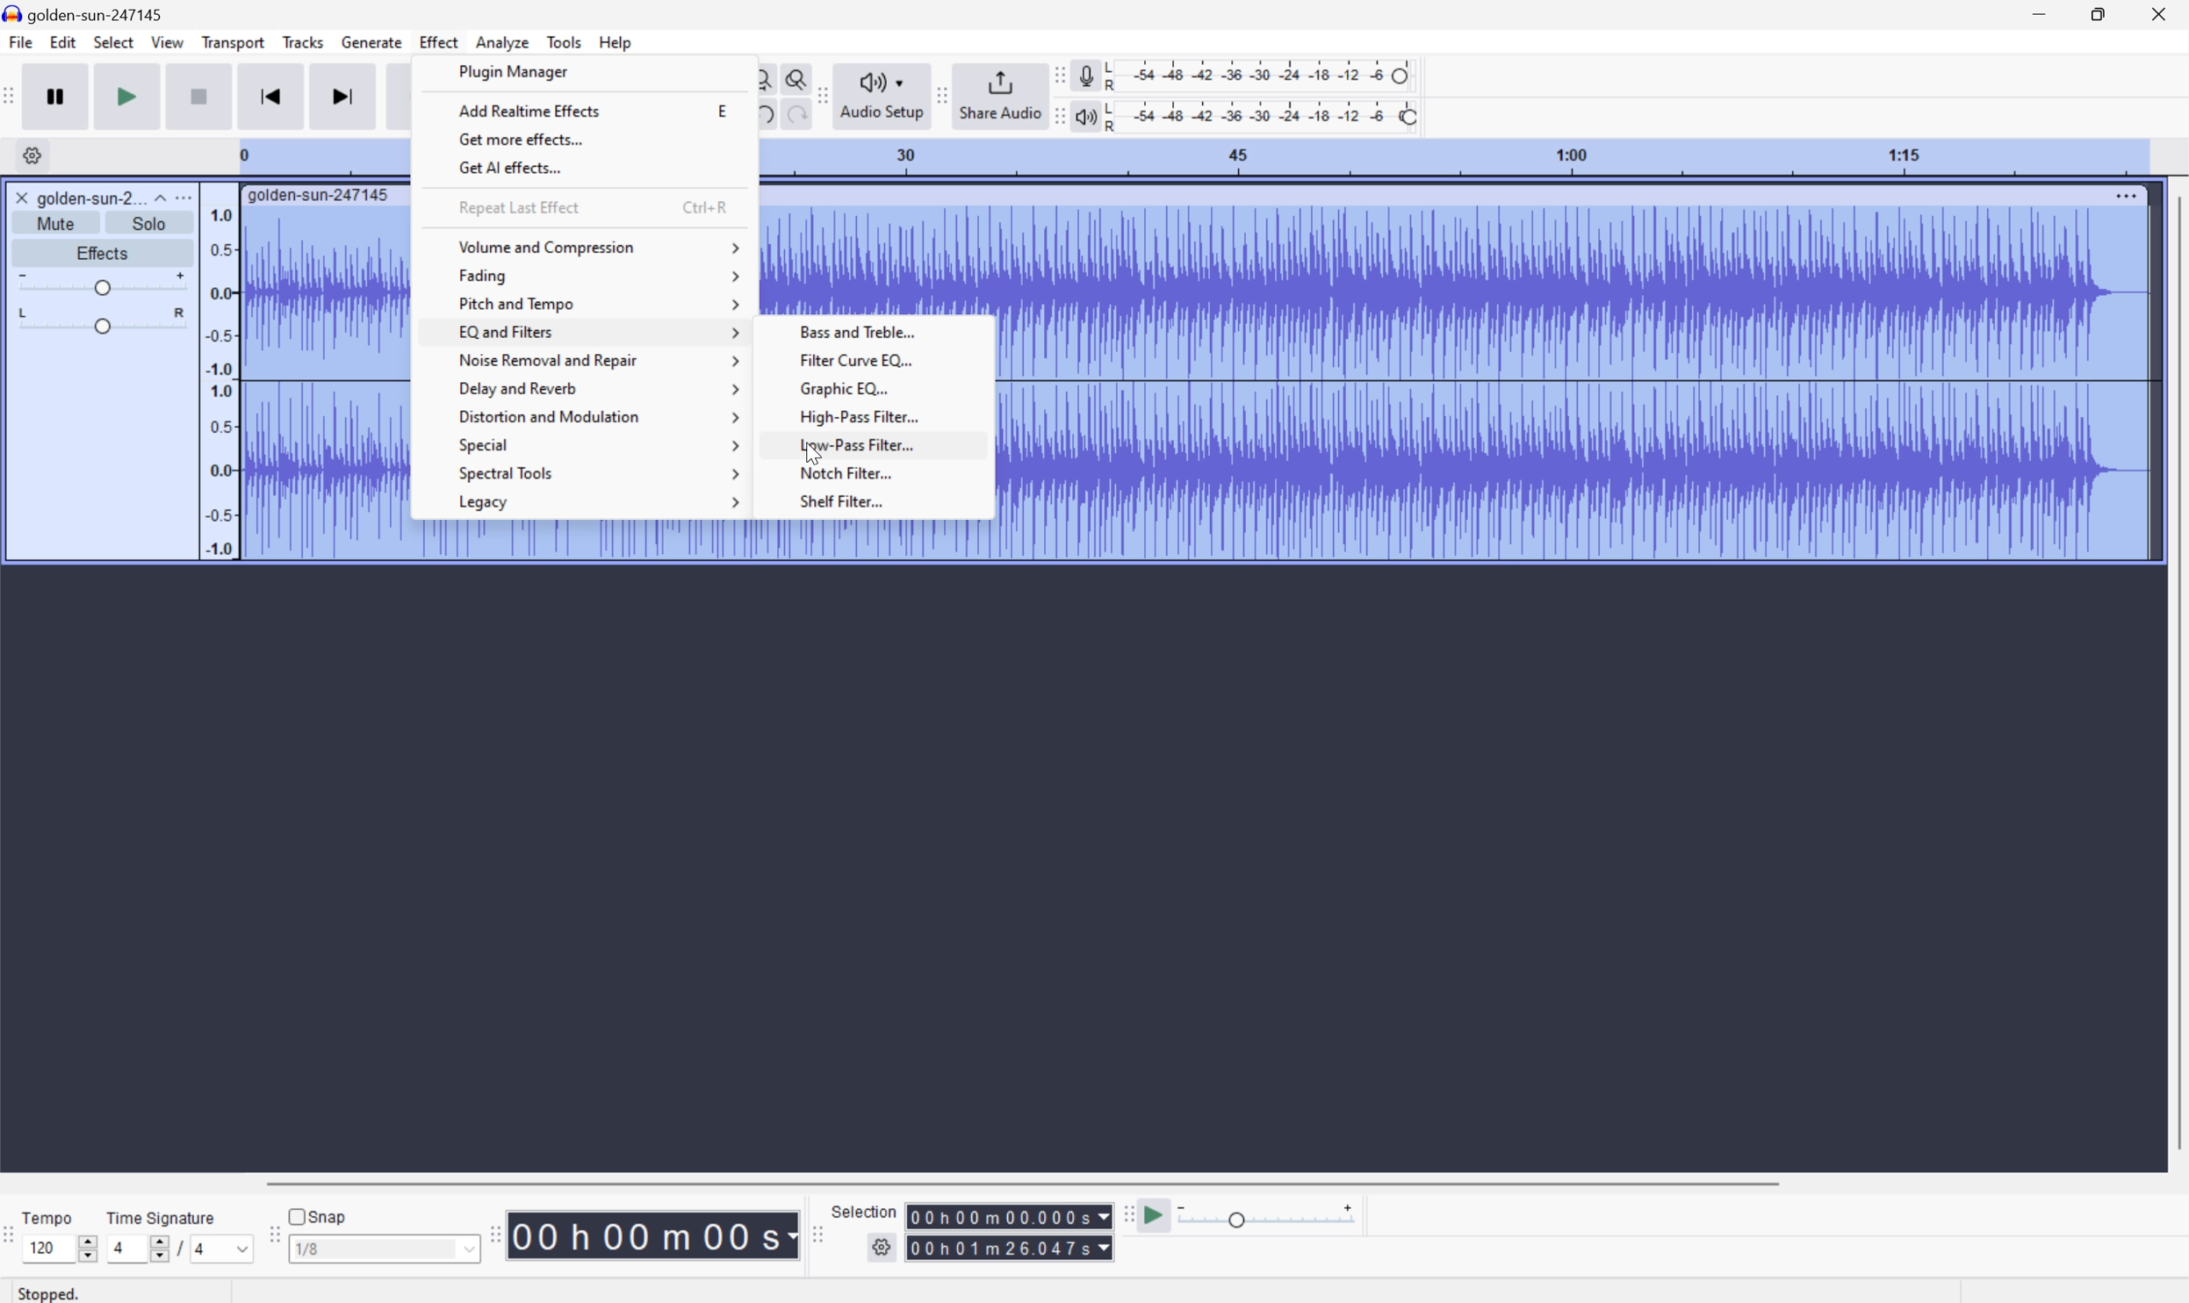 The height and width of the screenshot is (1303, 2189). Describe the element at coordinates (598, 360) in the screenshot. I see `Noise Removal and repair` at that location.